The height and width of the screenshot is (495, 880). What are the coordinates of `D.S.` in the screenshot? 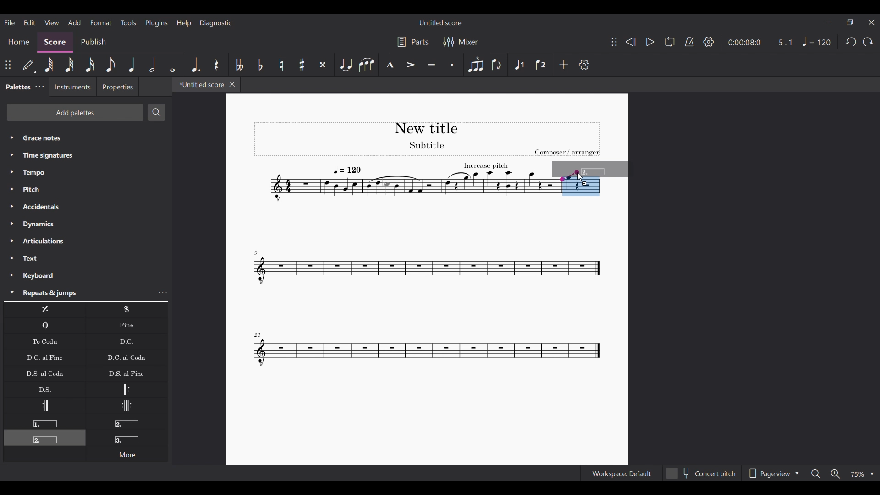 It's located at (44, 389).